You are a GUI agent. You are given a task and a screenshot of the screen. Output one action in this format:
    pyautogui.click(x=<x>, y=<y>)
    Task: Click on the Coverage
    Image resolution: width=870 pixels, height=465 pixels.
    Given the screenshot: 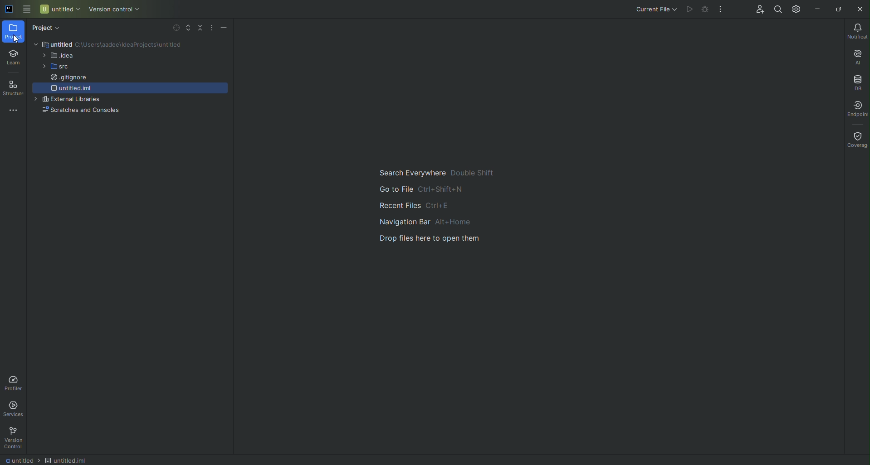 What is the action you would take?
    pyautogui.click(x=856, y=136)
    